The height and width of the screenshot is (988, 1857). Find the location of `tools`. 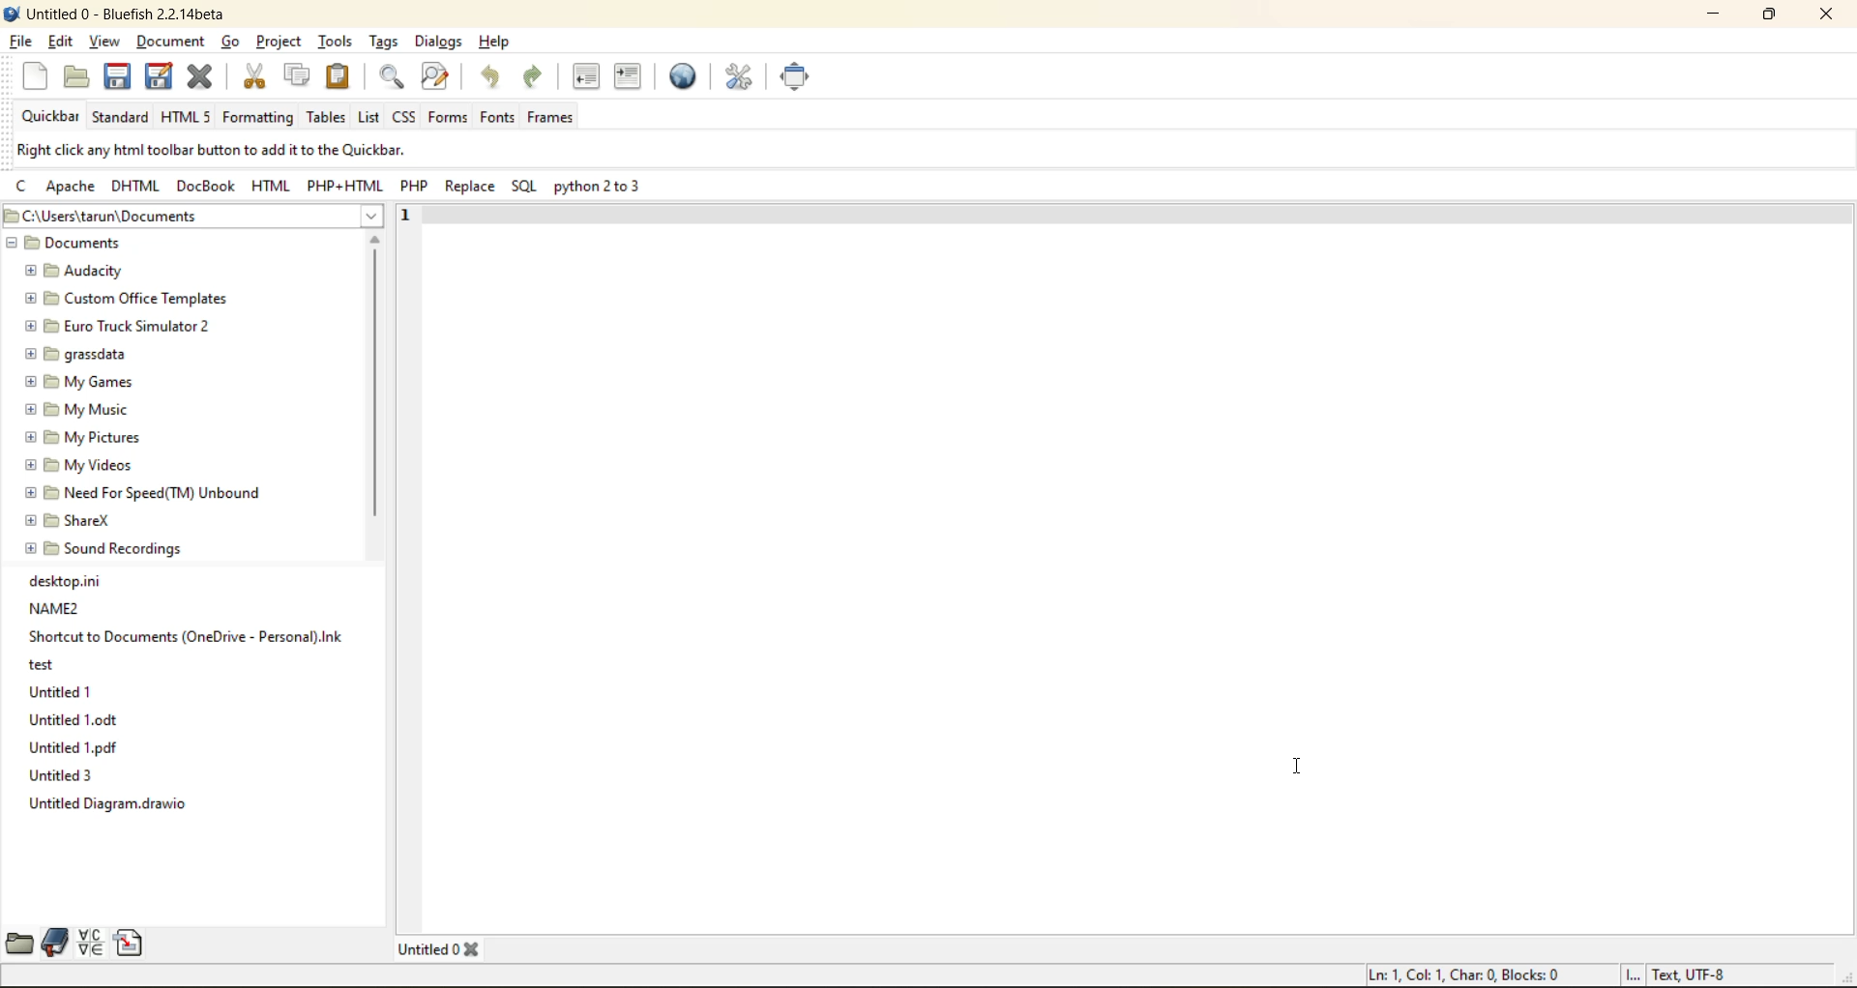

tools is located at coordinates (337, 41).